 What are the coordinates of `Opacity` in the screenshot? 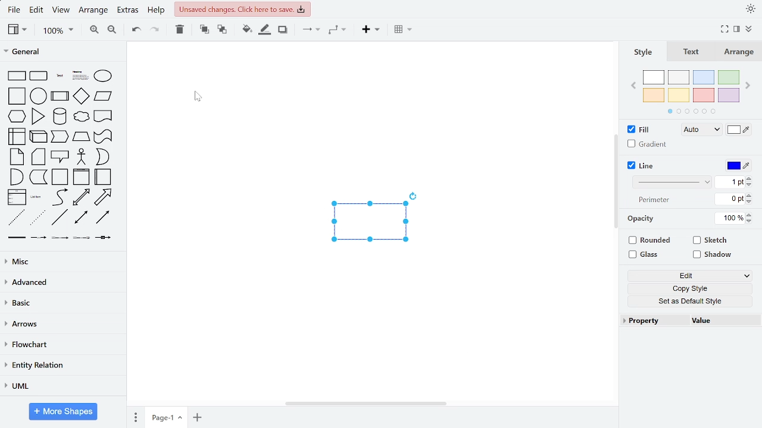 It's located at (643, 219).